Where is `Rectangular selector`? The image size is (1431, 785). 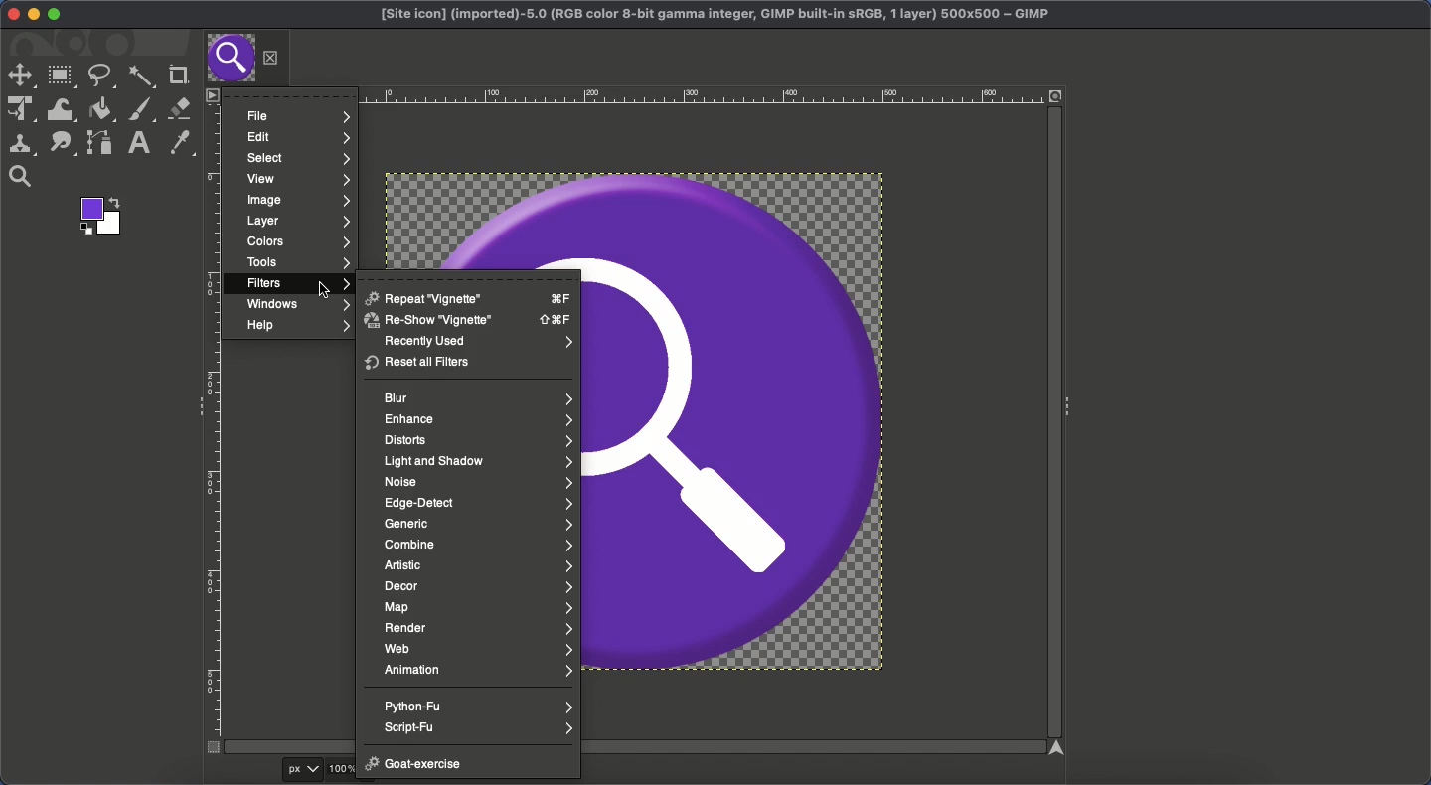 Rectangular selector is located at coordinates (62, 78).